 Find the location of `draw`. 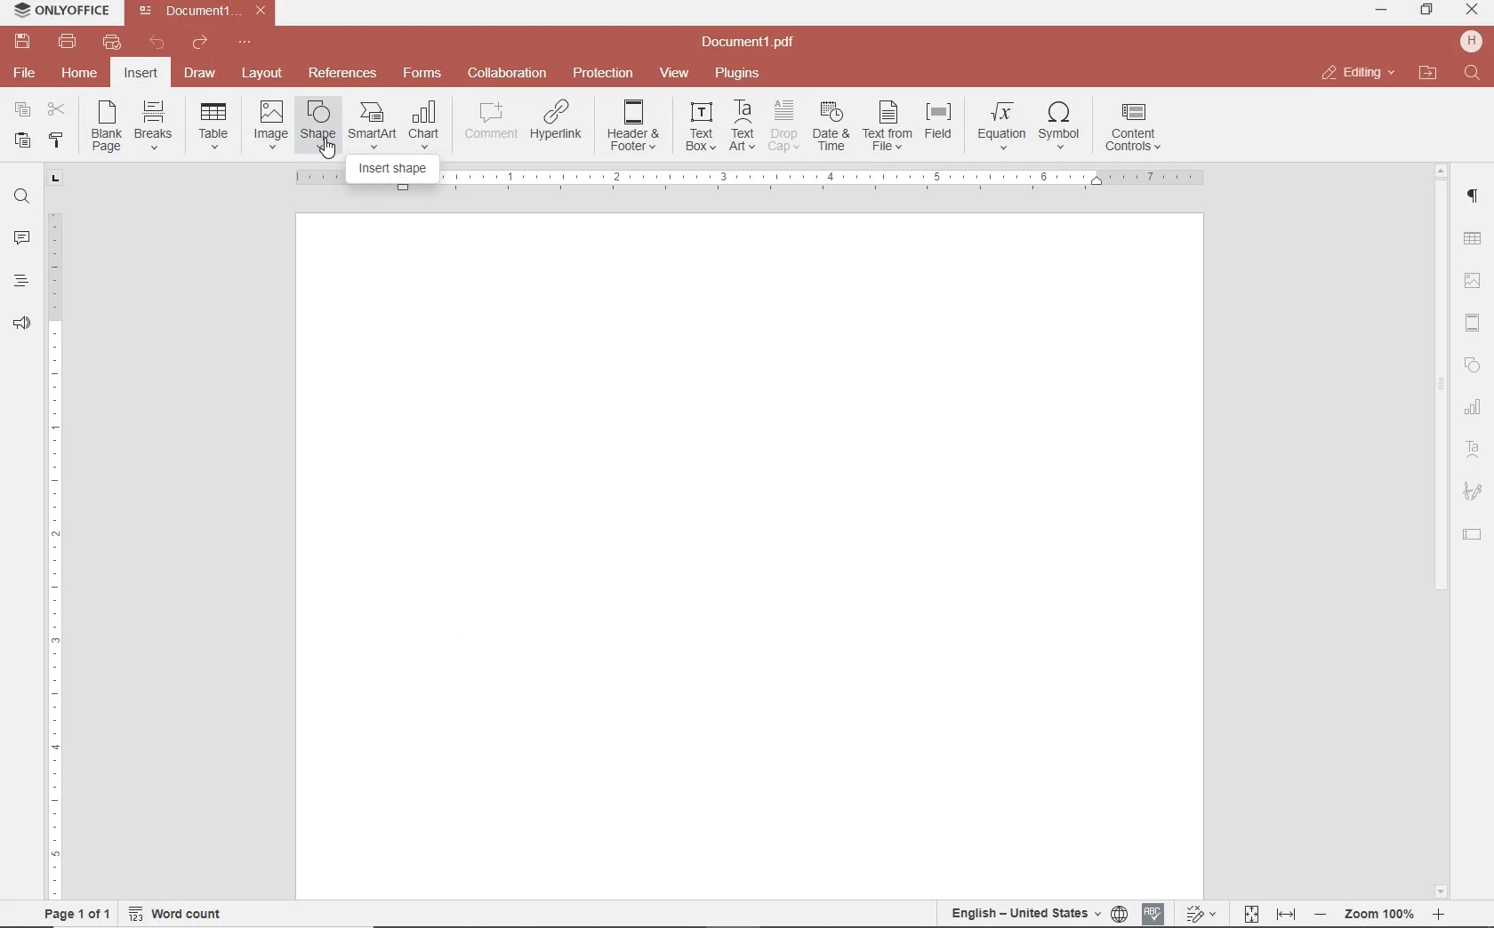

draw is located at coordinates (201, 72).